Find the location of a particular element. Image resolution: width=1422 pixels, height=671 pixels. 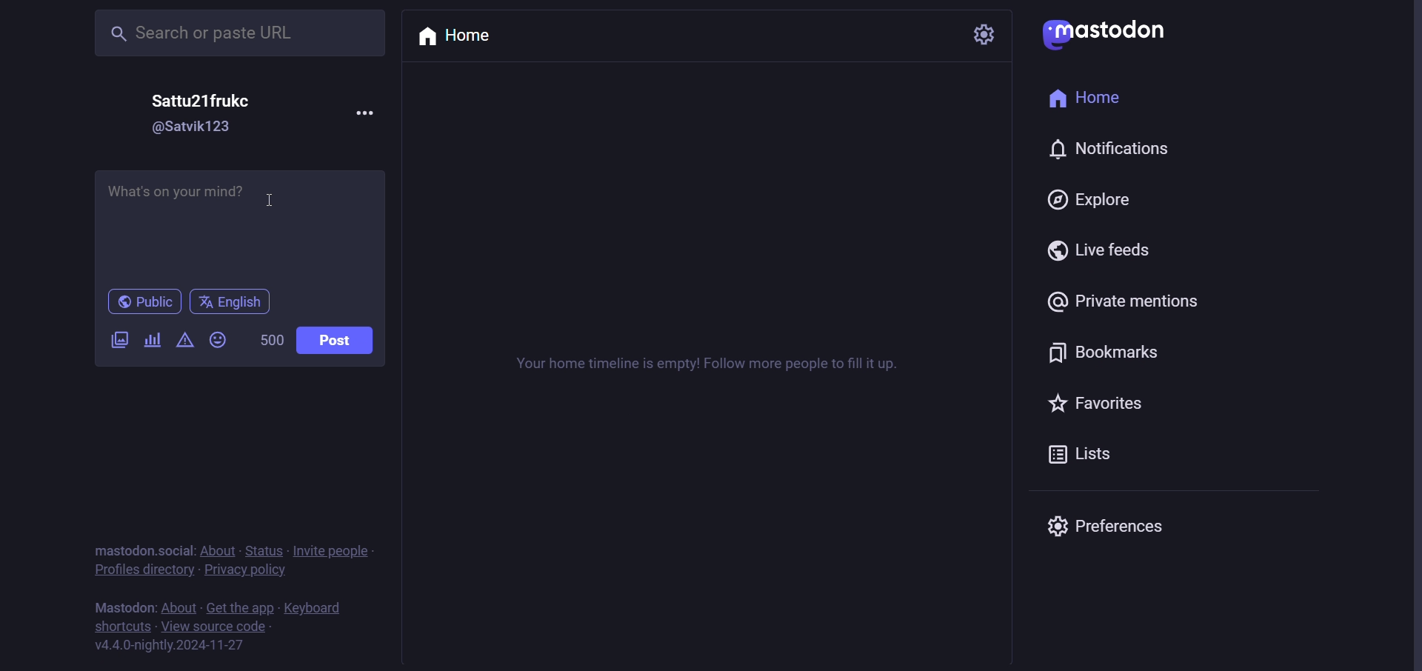

Profiles directory is located at coordinates (141, 570).